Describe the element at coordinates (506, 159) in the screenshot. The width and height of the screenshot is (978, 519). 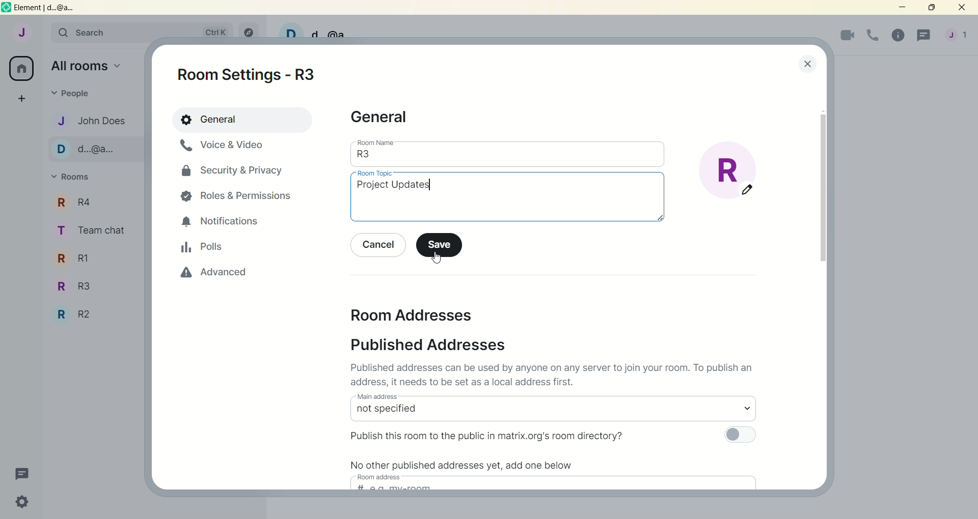
I see `room name` at that location.